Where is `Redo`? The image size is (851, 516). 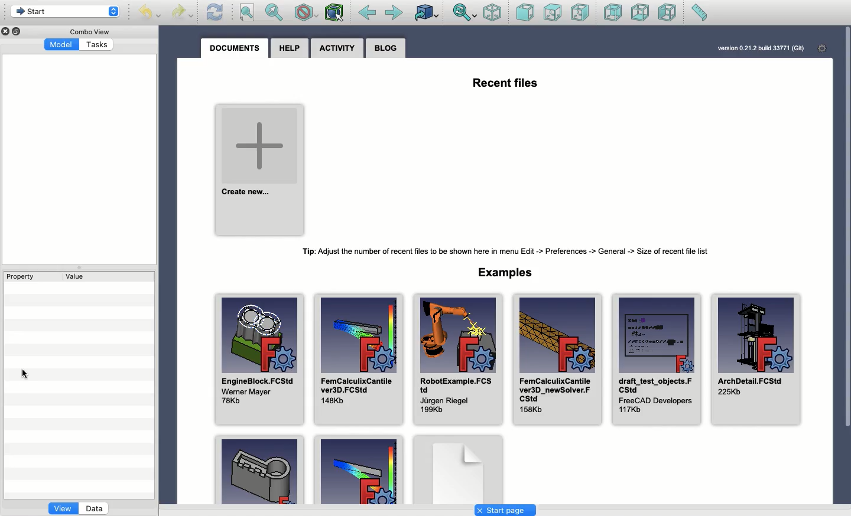
Redo is located at coordinates (184, 12).